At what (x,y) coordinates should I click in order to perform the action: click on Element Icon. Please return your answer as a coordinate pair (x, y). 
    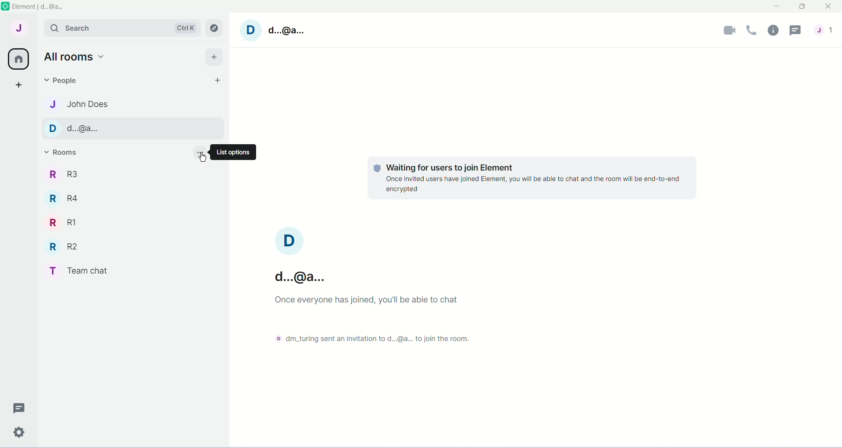
    Looking at the image, I should click on (5, 5).